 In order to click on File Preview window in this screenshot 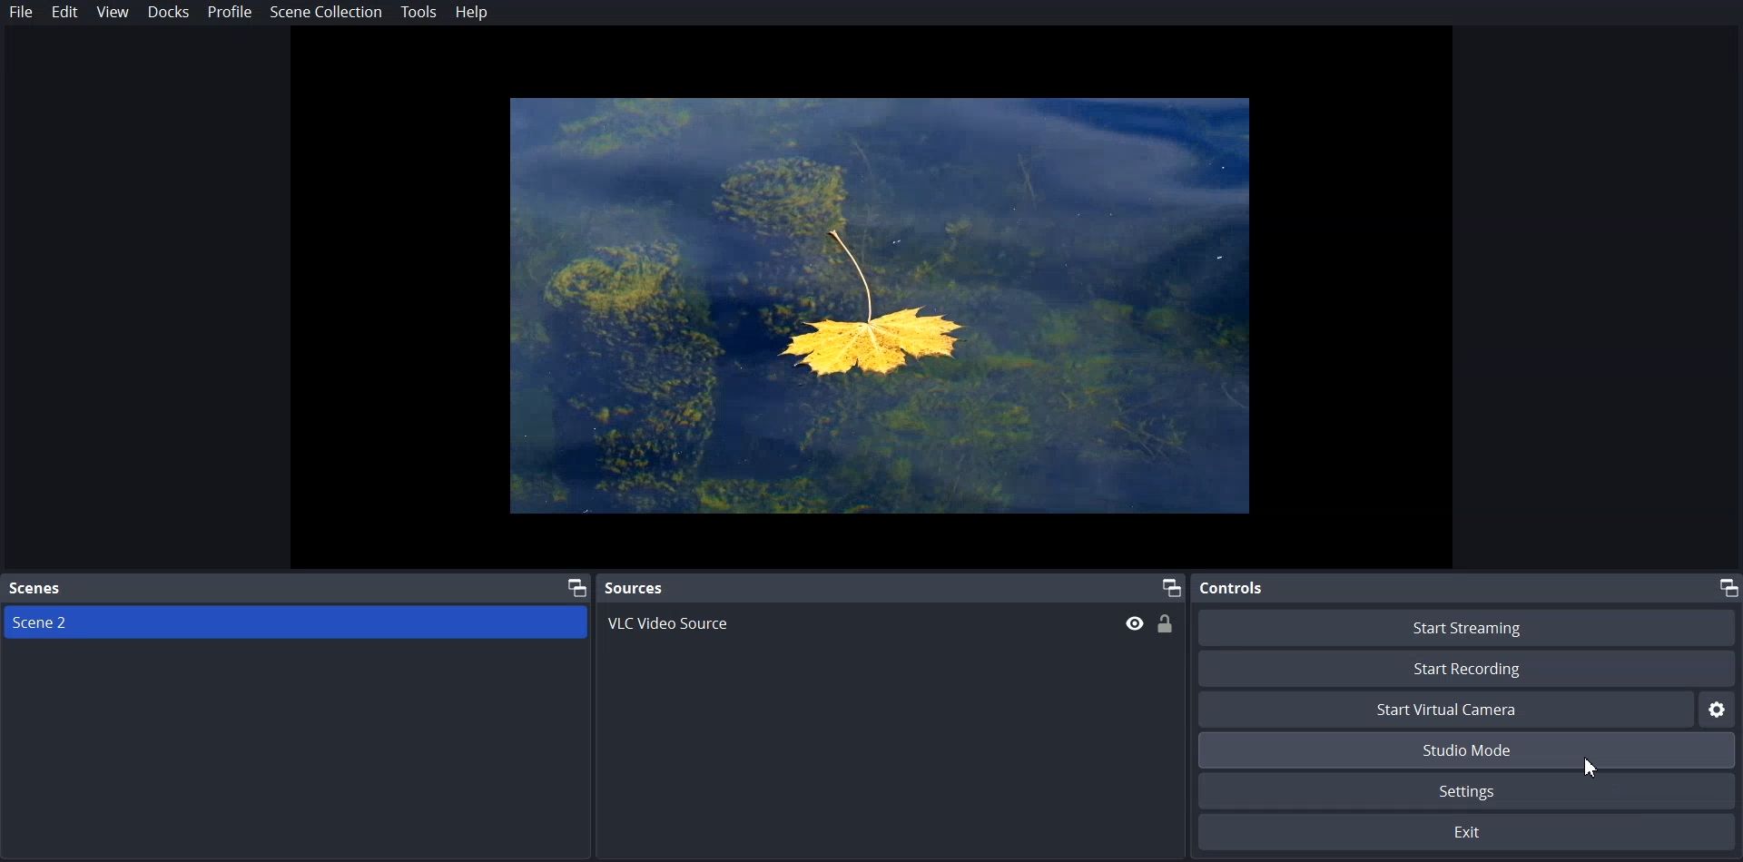, I will do `click(880, 308)`.